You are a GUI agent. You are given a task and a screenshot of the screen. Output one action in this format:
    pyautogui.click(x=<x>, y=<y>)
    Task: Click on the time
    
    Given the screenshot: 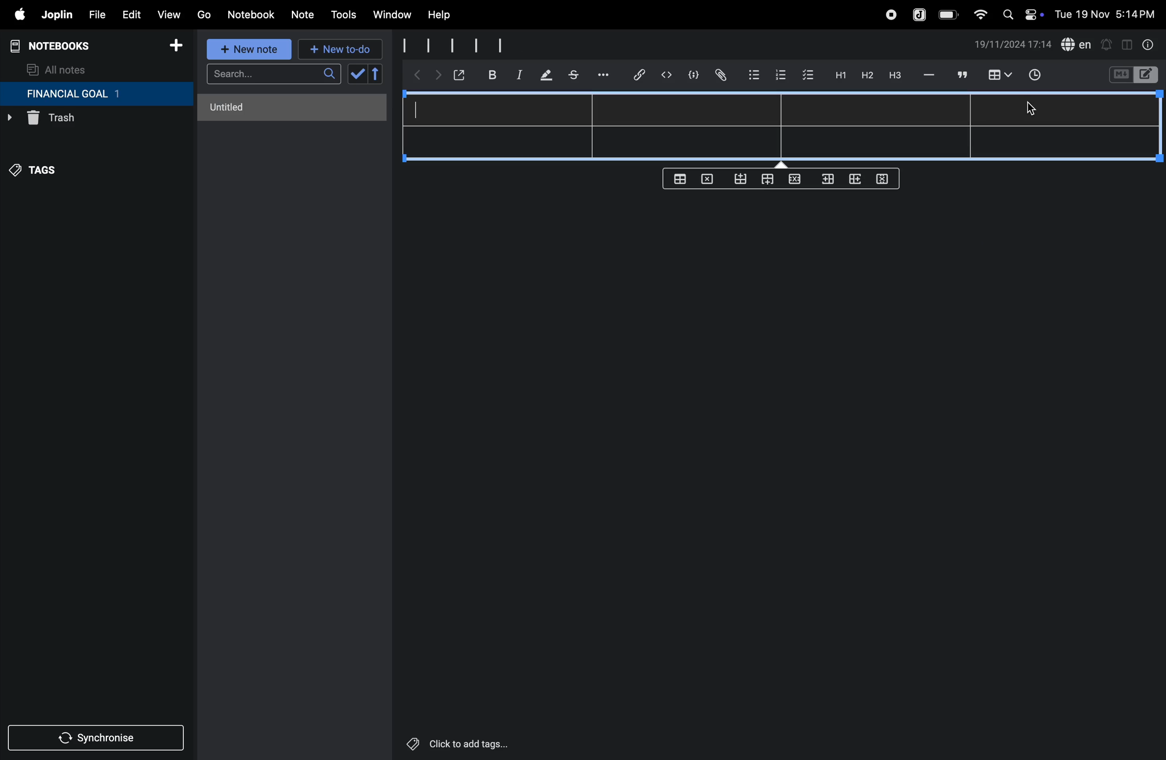 What is the action you would take?
    pyautogui.click(x=1041, y=76)
    